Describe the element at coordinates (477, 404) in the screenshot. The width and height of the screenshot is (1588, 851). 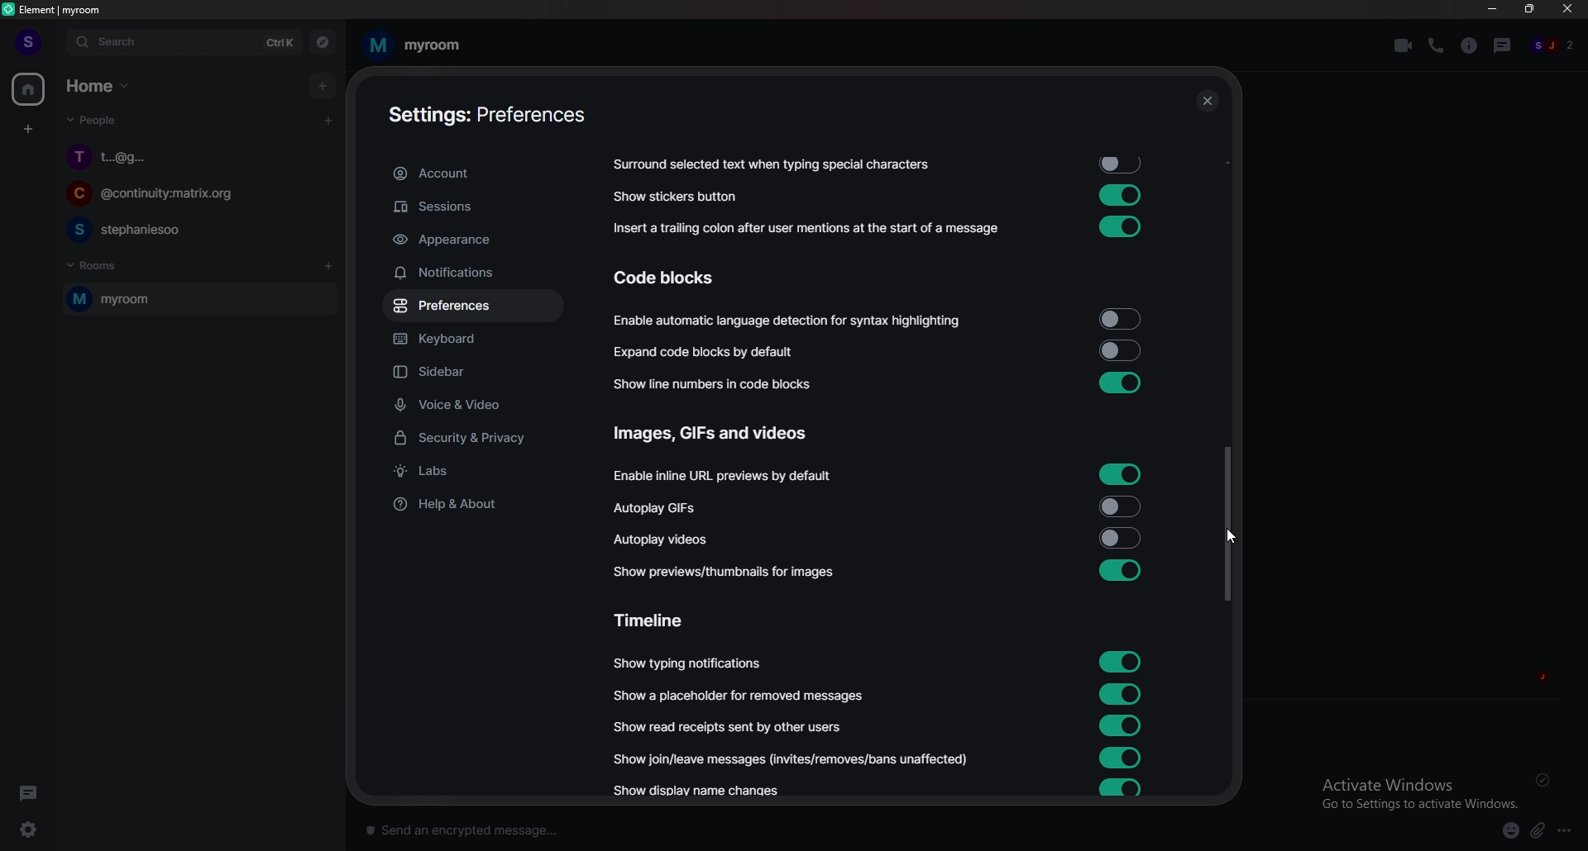
I see `voice and video` at that location.